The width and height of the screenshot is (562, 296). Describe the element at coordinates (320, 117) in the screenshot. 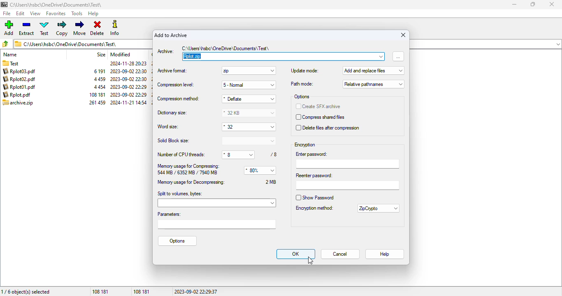

I see `compress shared files` at that location.